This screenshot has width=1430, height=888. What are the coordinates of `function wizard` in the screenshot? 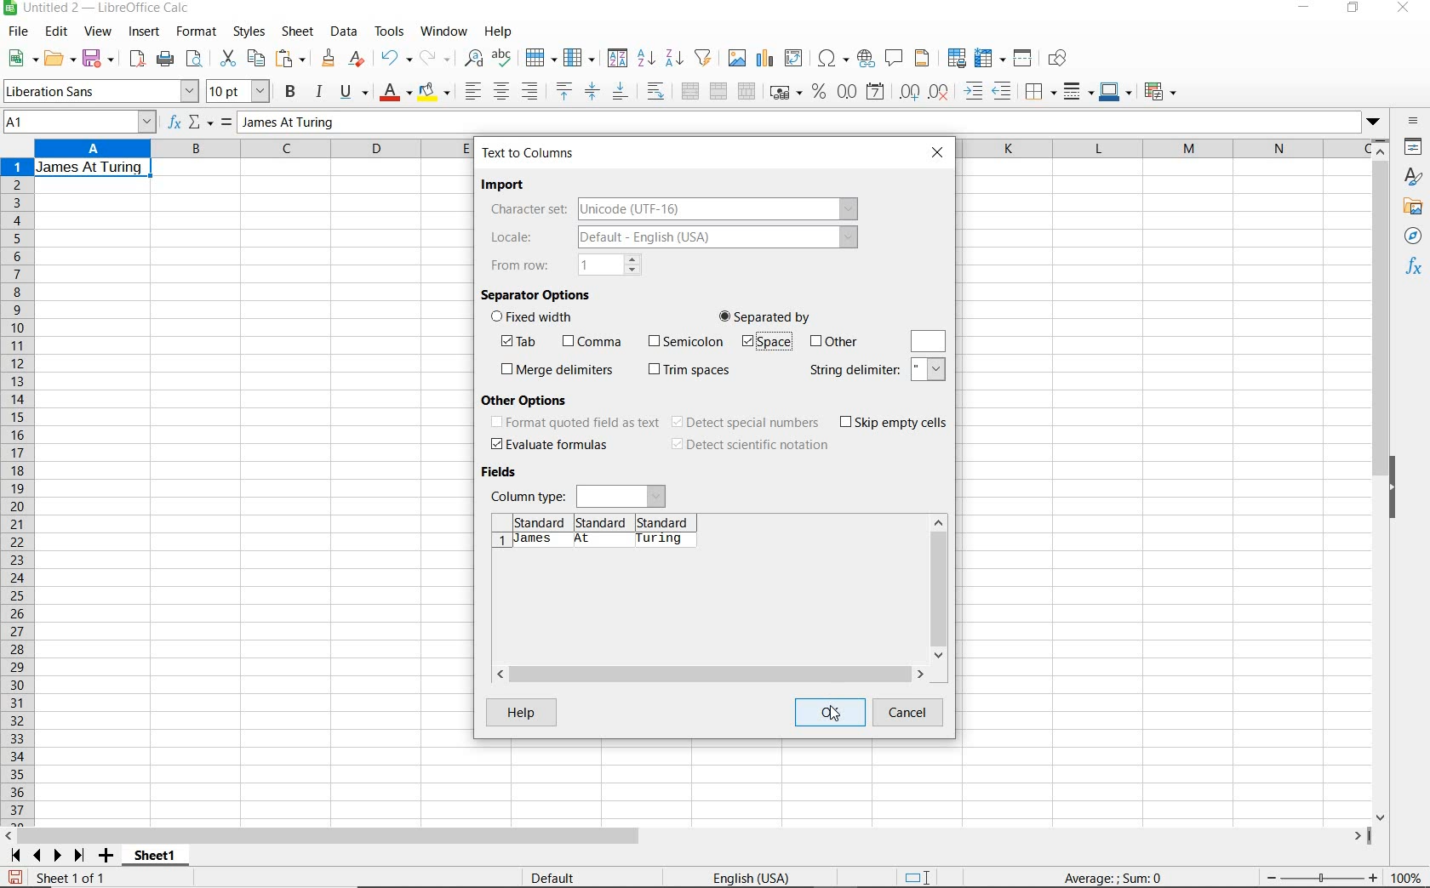 It's located at (176, 123).